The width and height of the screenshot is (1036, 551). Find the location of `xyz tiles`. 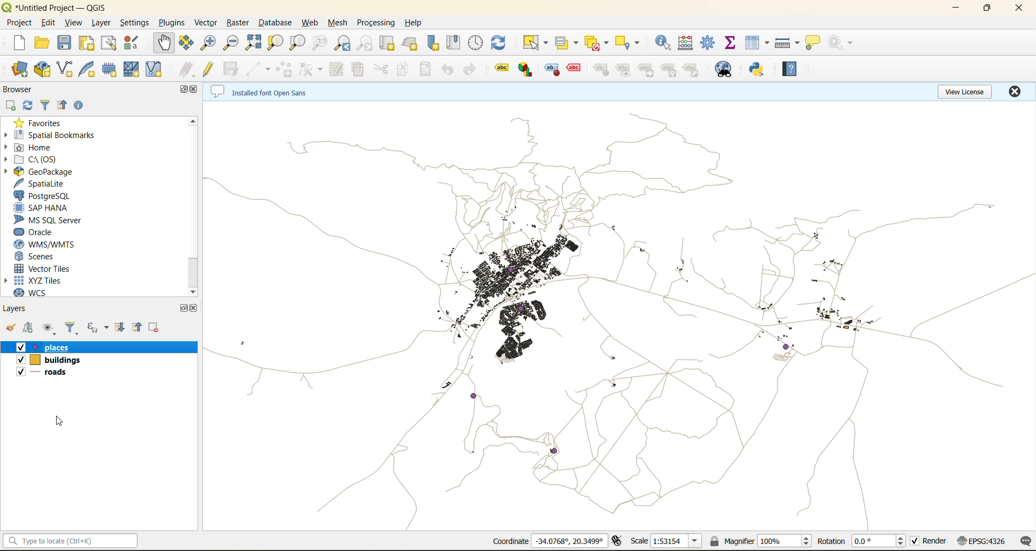

xyz tiles is located at coordinates (39, 280).